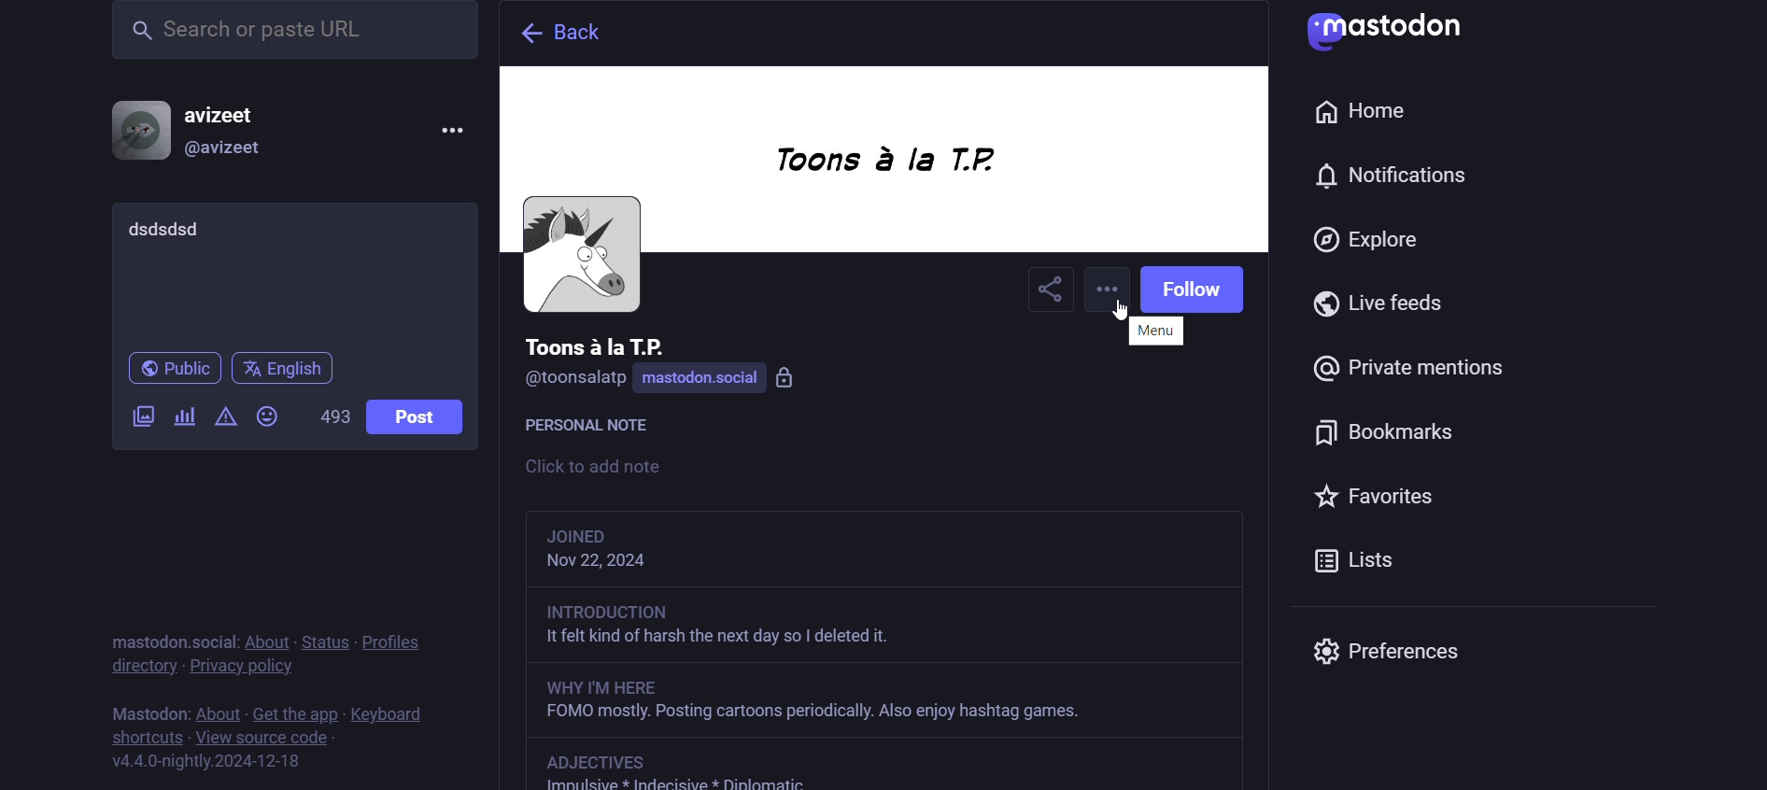 The width and height of the screenshot is (1767, 790). What do you see at coordinates (450, 132) in the screenshot?
I see `menu` at bounding box center [450, 132].